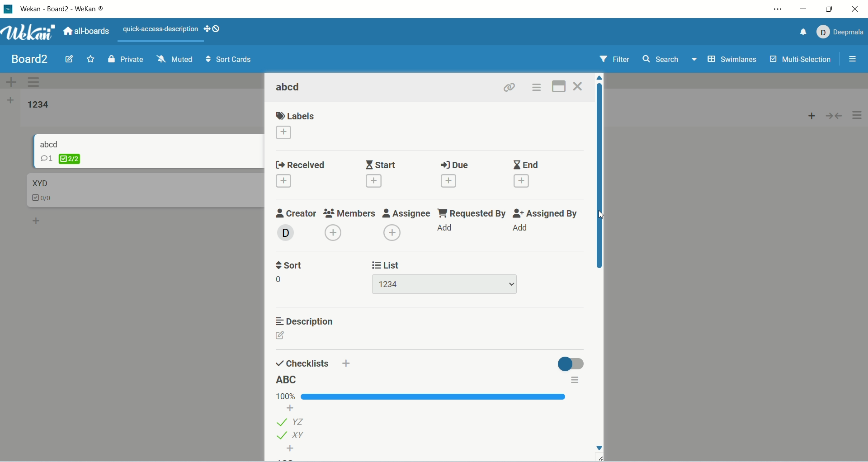 Image resolution: width=868 pixels, height=462 pixels. What do you see at coordinates (574, 381) in the screenshot?
I see `options` at bounding box center [574, 381].